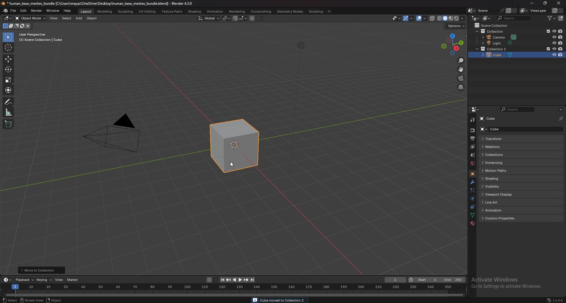 This screenshot has height=303, width=566. I want to click on user perspective, so click(40, 37).